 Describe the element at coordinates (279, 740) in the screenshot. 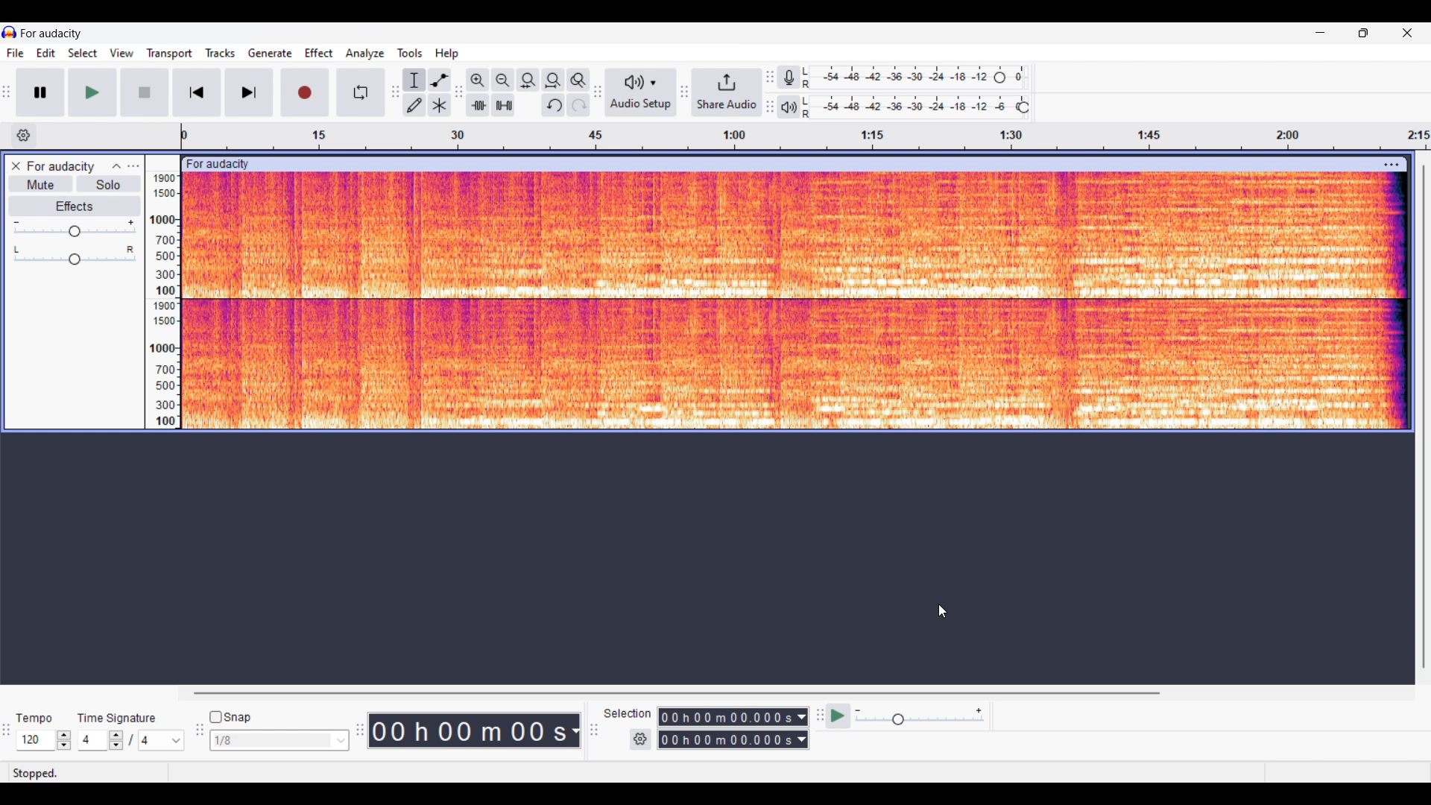

I see `Snap options` at that location.